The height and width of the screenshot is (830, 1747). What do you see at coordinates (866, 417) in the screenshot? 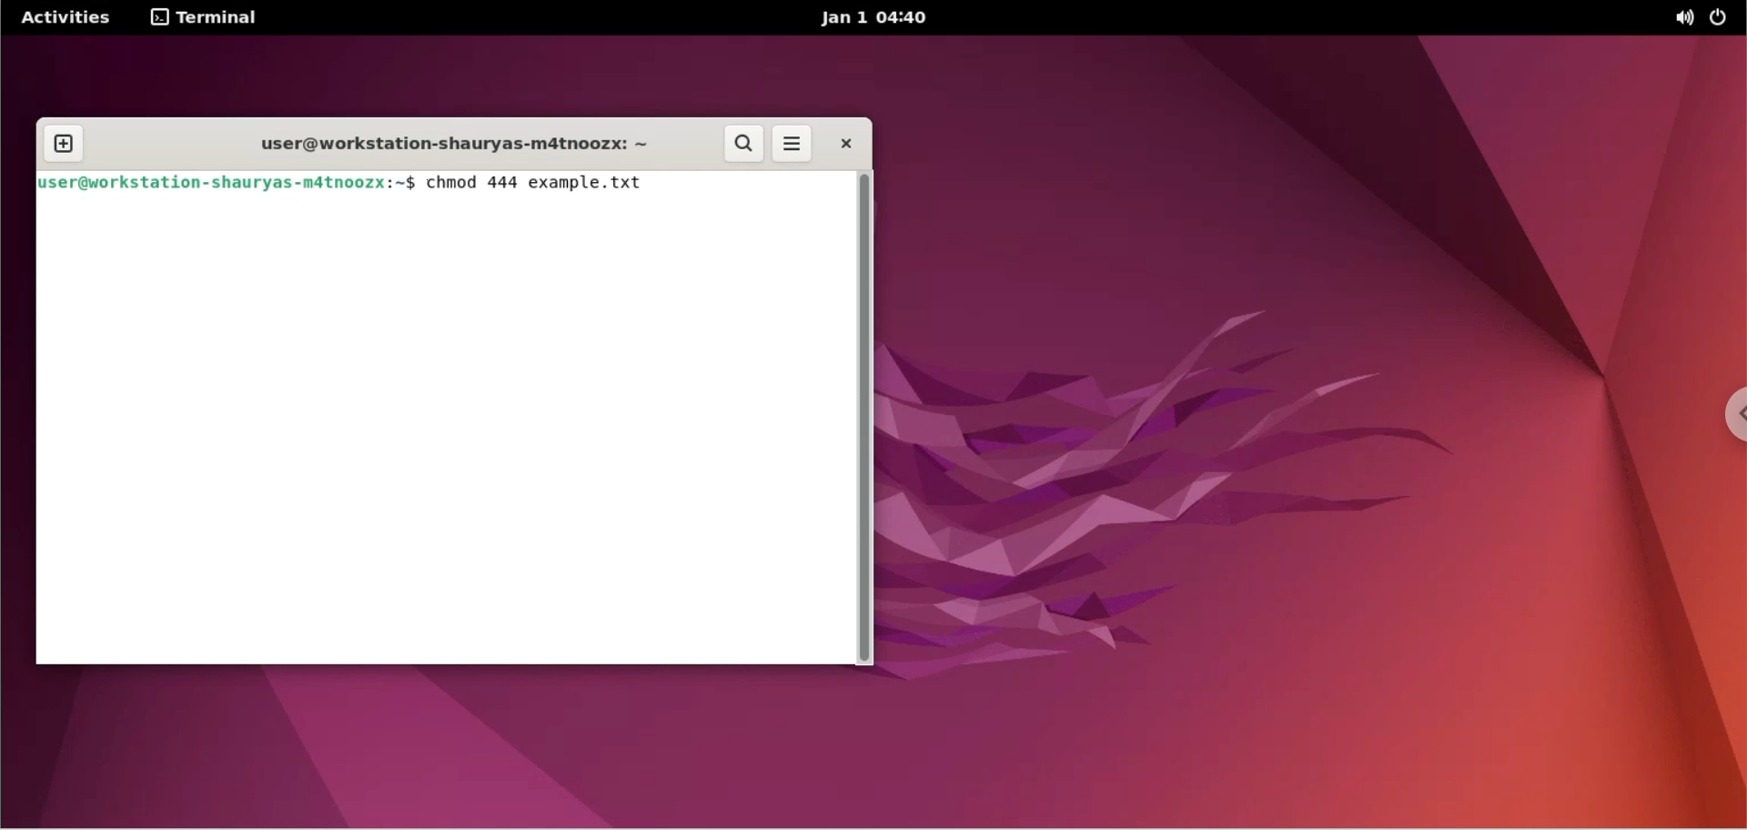
I see `scrollbar` at bounding box center [866, 417].